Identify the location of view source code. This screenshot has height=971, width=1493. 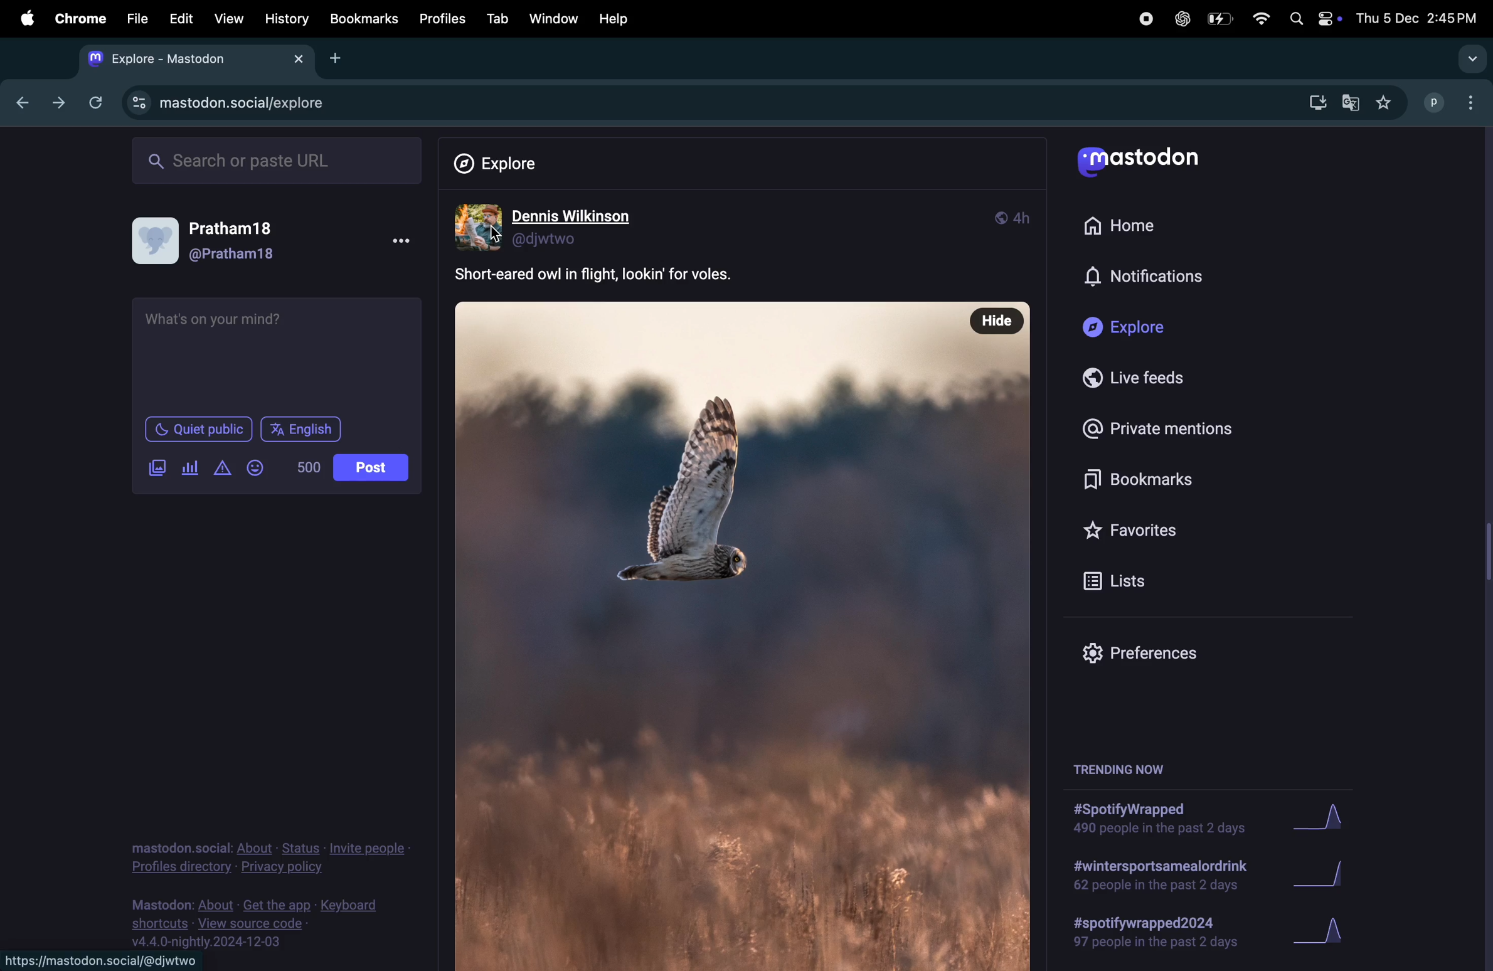
(243, 924).